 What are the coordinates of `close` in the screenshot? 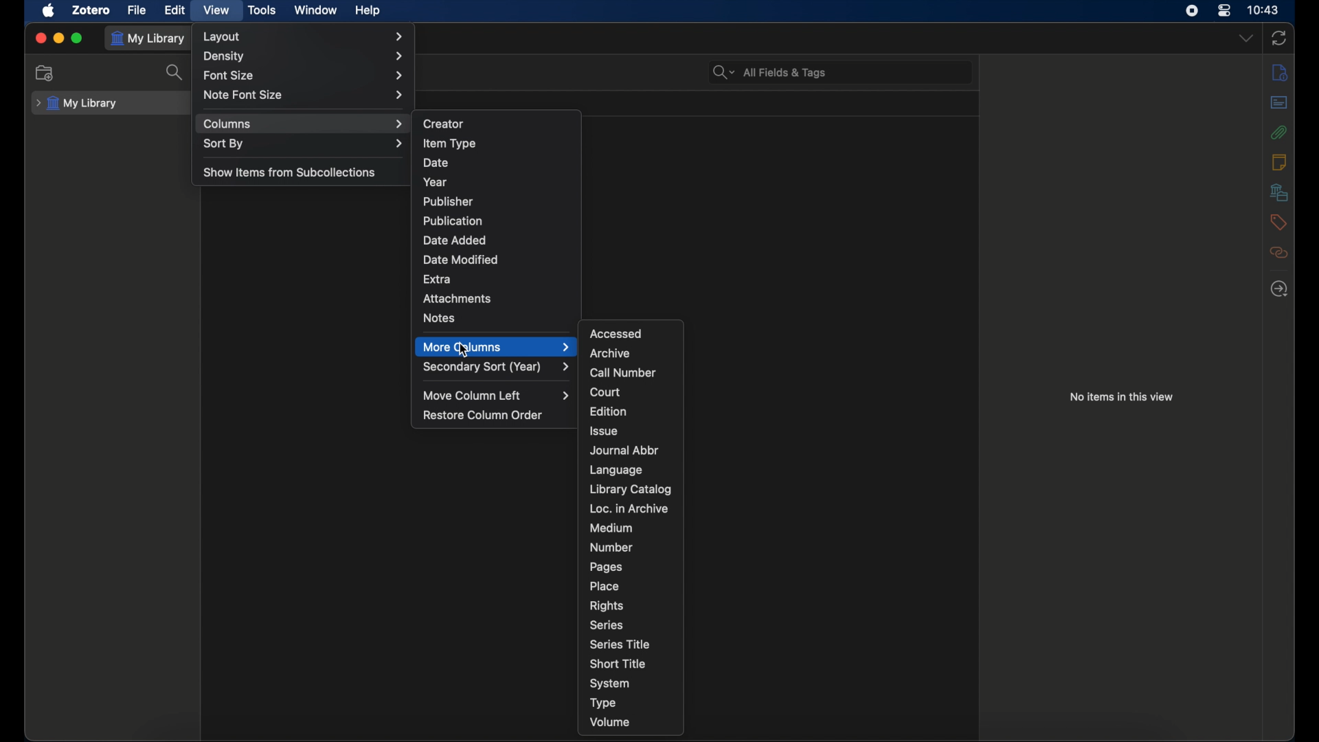 It's located at (41, 37).